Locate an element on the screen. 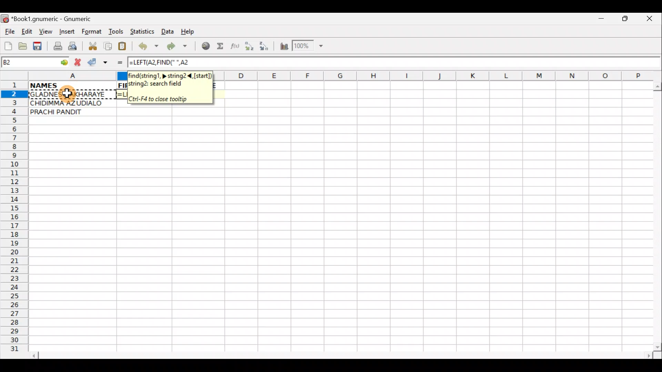 Image resolution: width=662 pixels, height=372 pixels. Sort Ascending order is located at coordinates (251, 48).